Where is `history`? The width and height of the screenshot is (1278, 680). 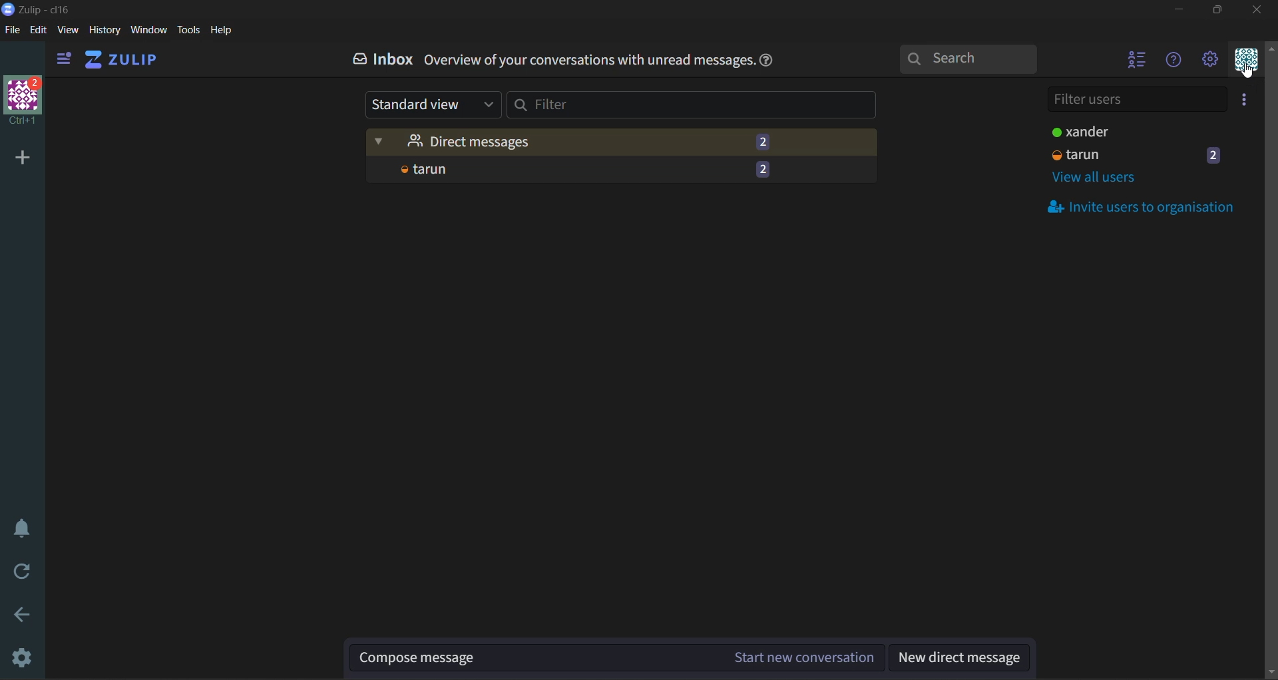 history is located at coordinates (103, 32).